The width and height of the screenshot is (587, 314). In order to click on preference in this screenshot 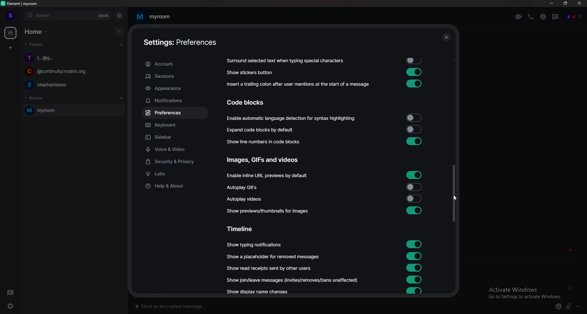, I will do `click(175, 113)`.